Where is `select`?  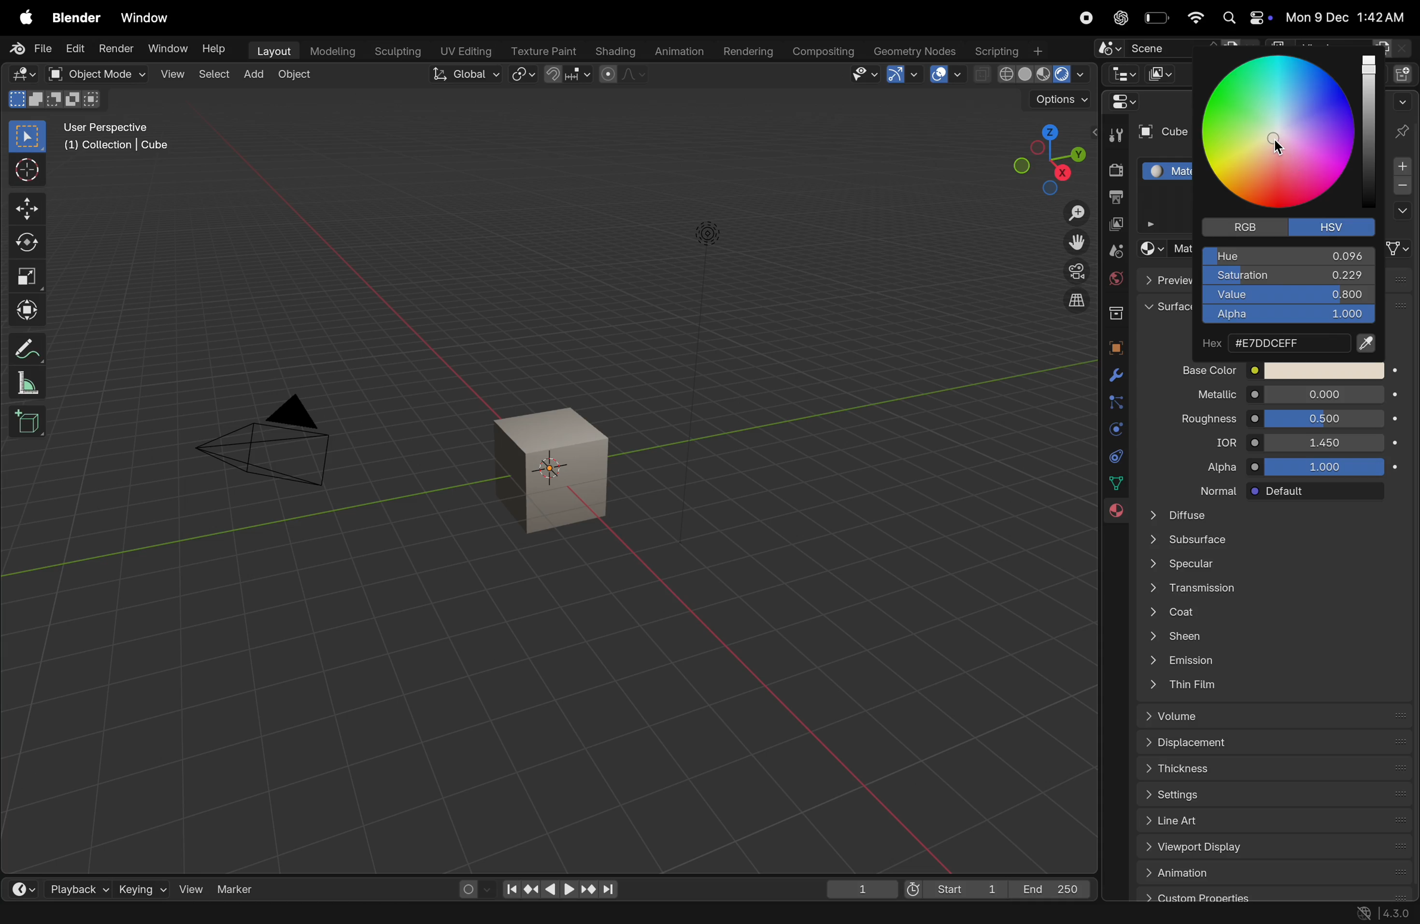
select is located at coordinates (214, 76).